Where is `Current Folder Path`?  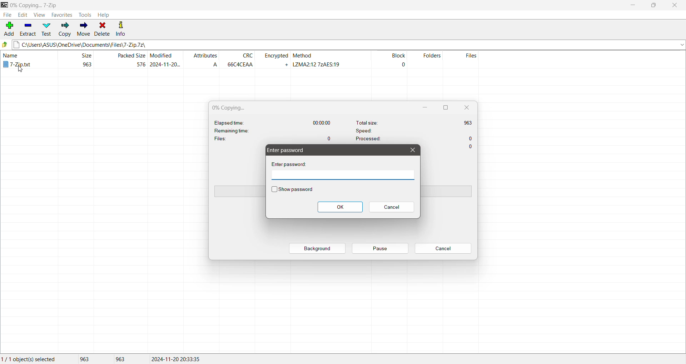 Current Folder Path is located at coordinates (348, 44).